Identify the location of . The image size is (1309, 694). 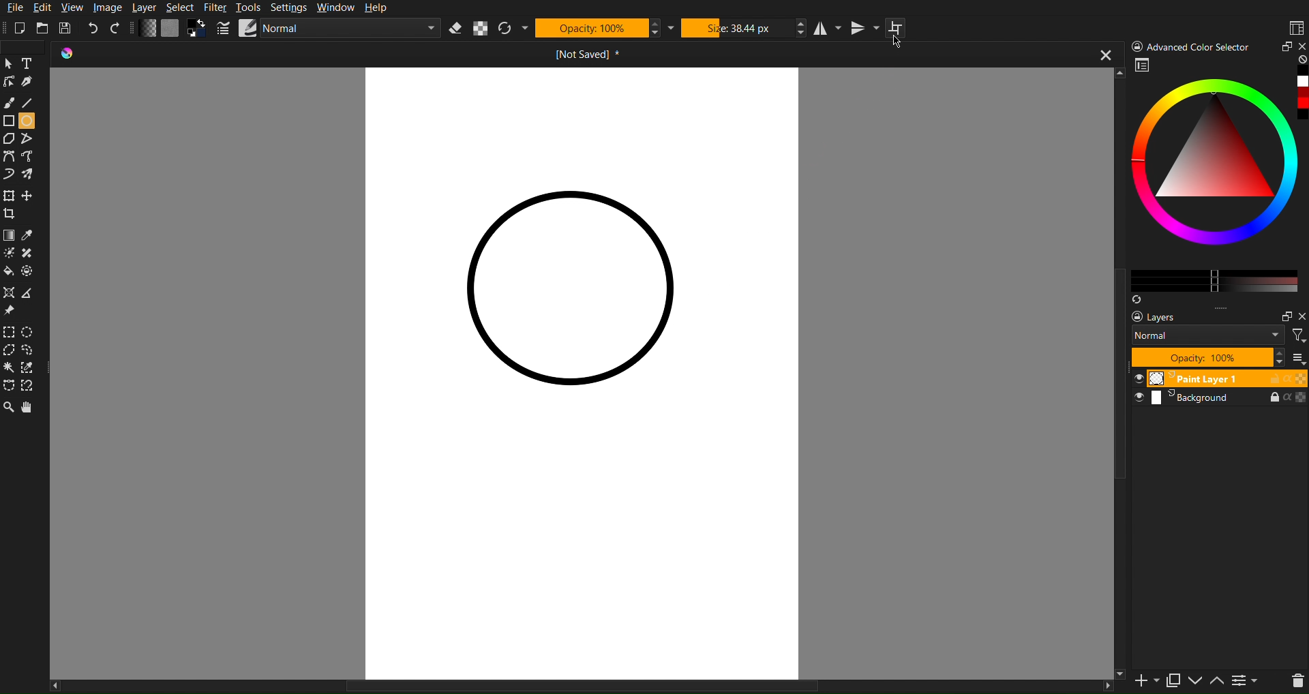
(1301, 316).